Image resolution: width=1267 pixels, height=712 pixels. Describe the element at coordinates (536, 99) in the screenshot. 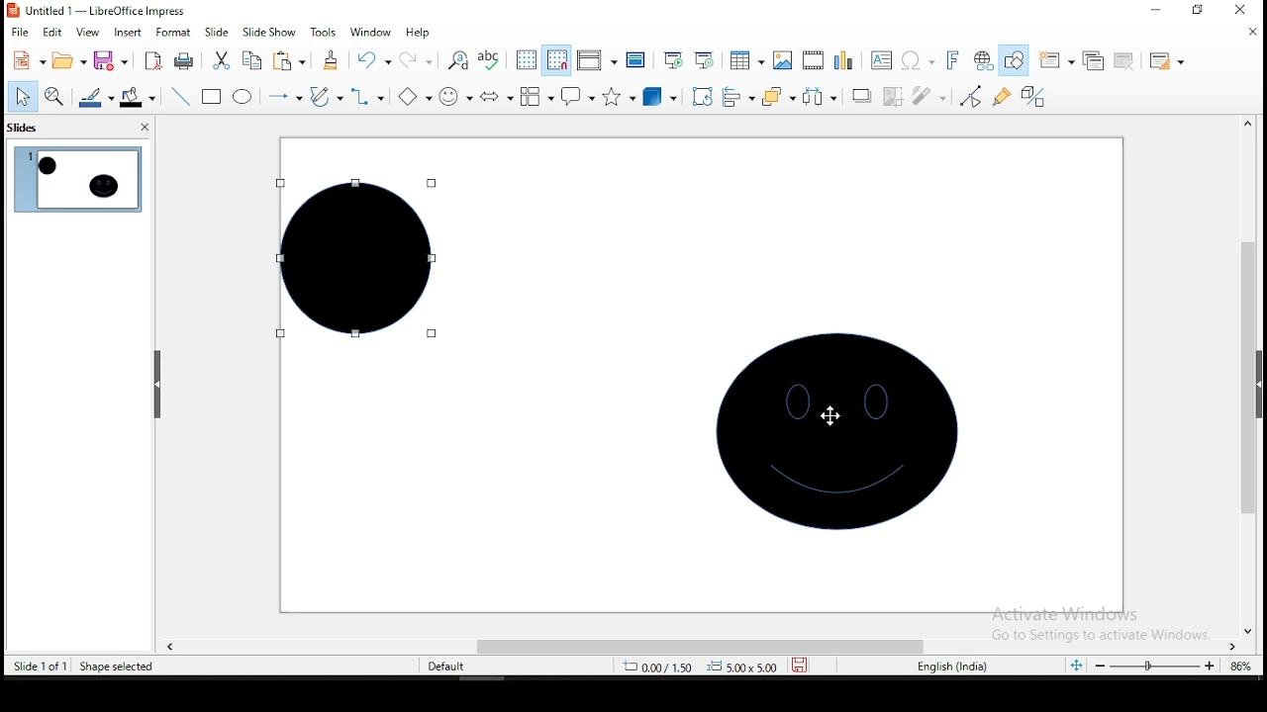

I see `flowchart` at that location.